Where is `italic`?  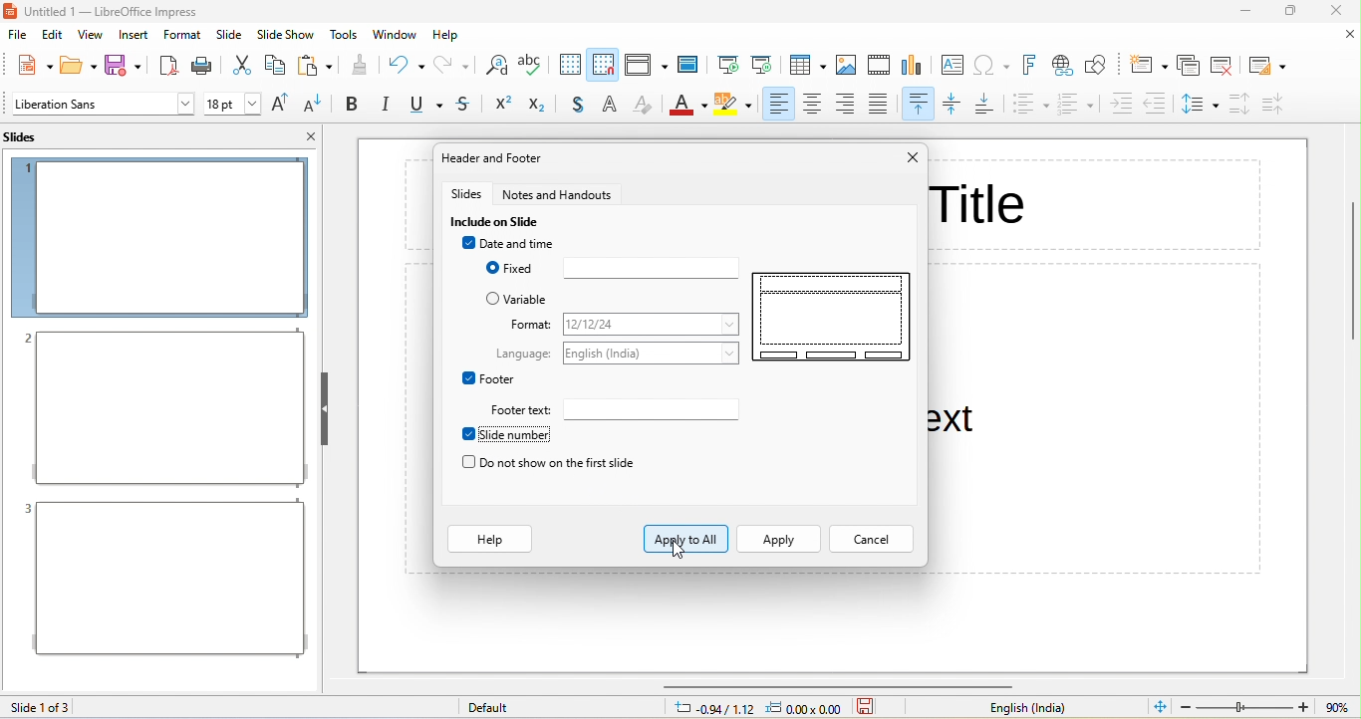
italic is located at coordinates (385, 105).